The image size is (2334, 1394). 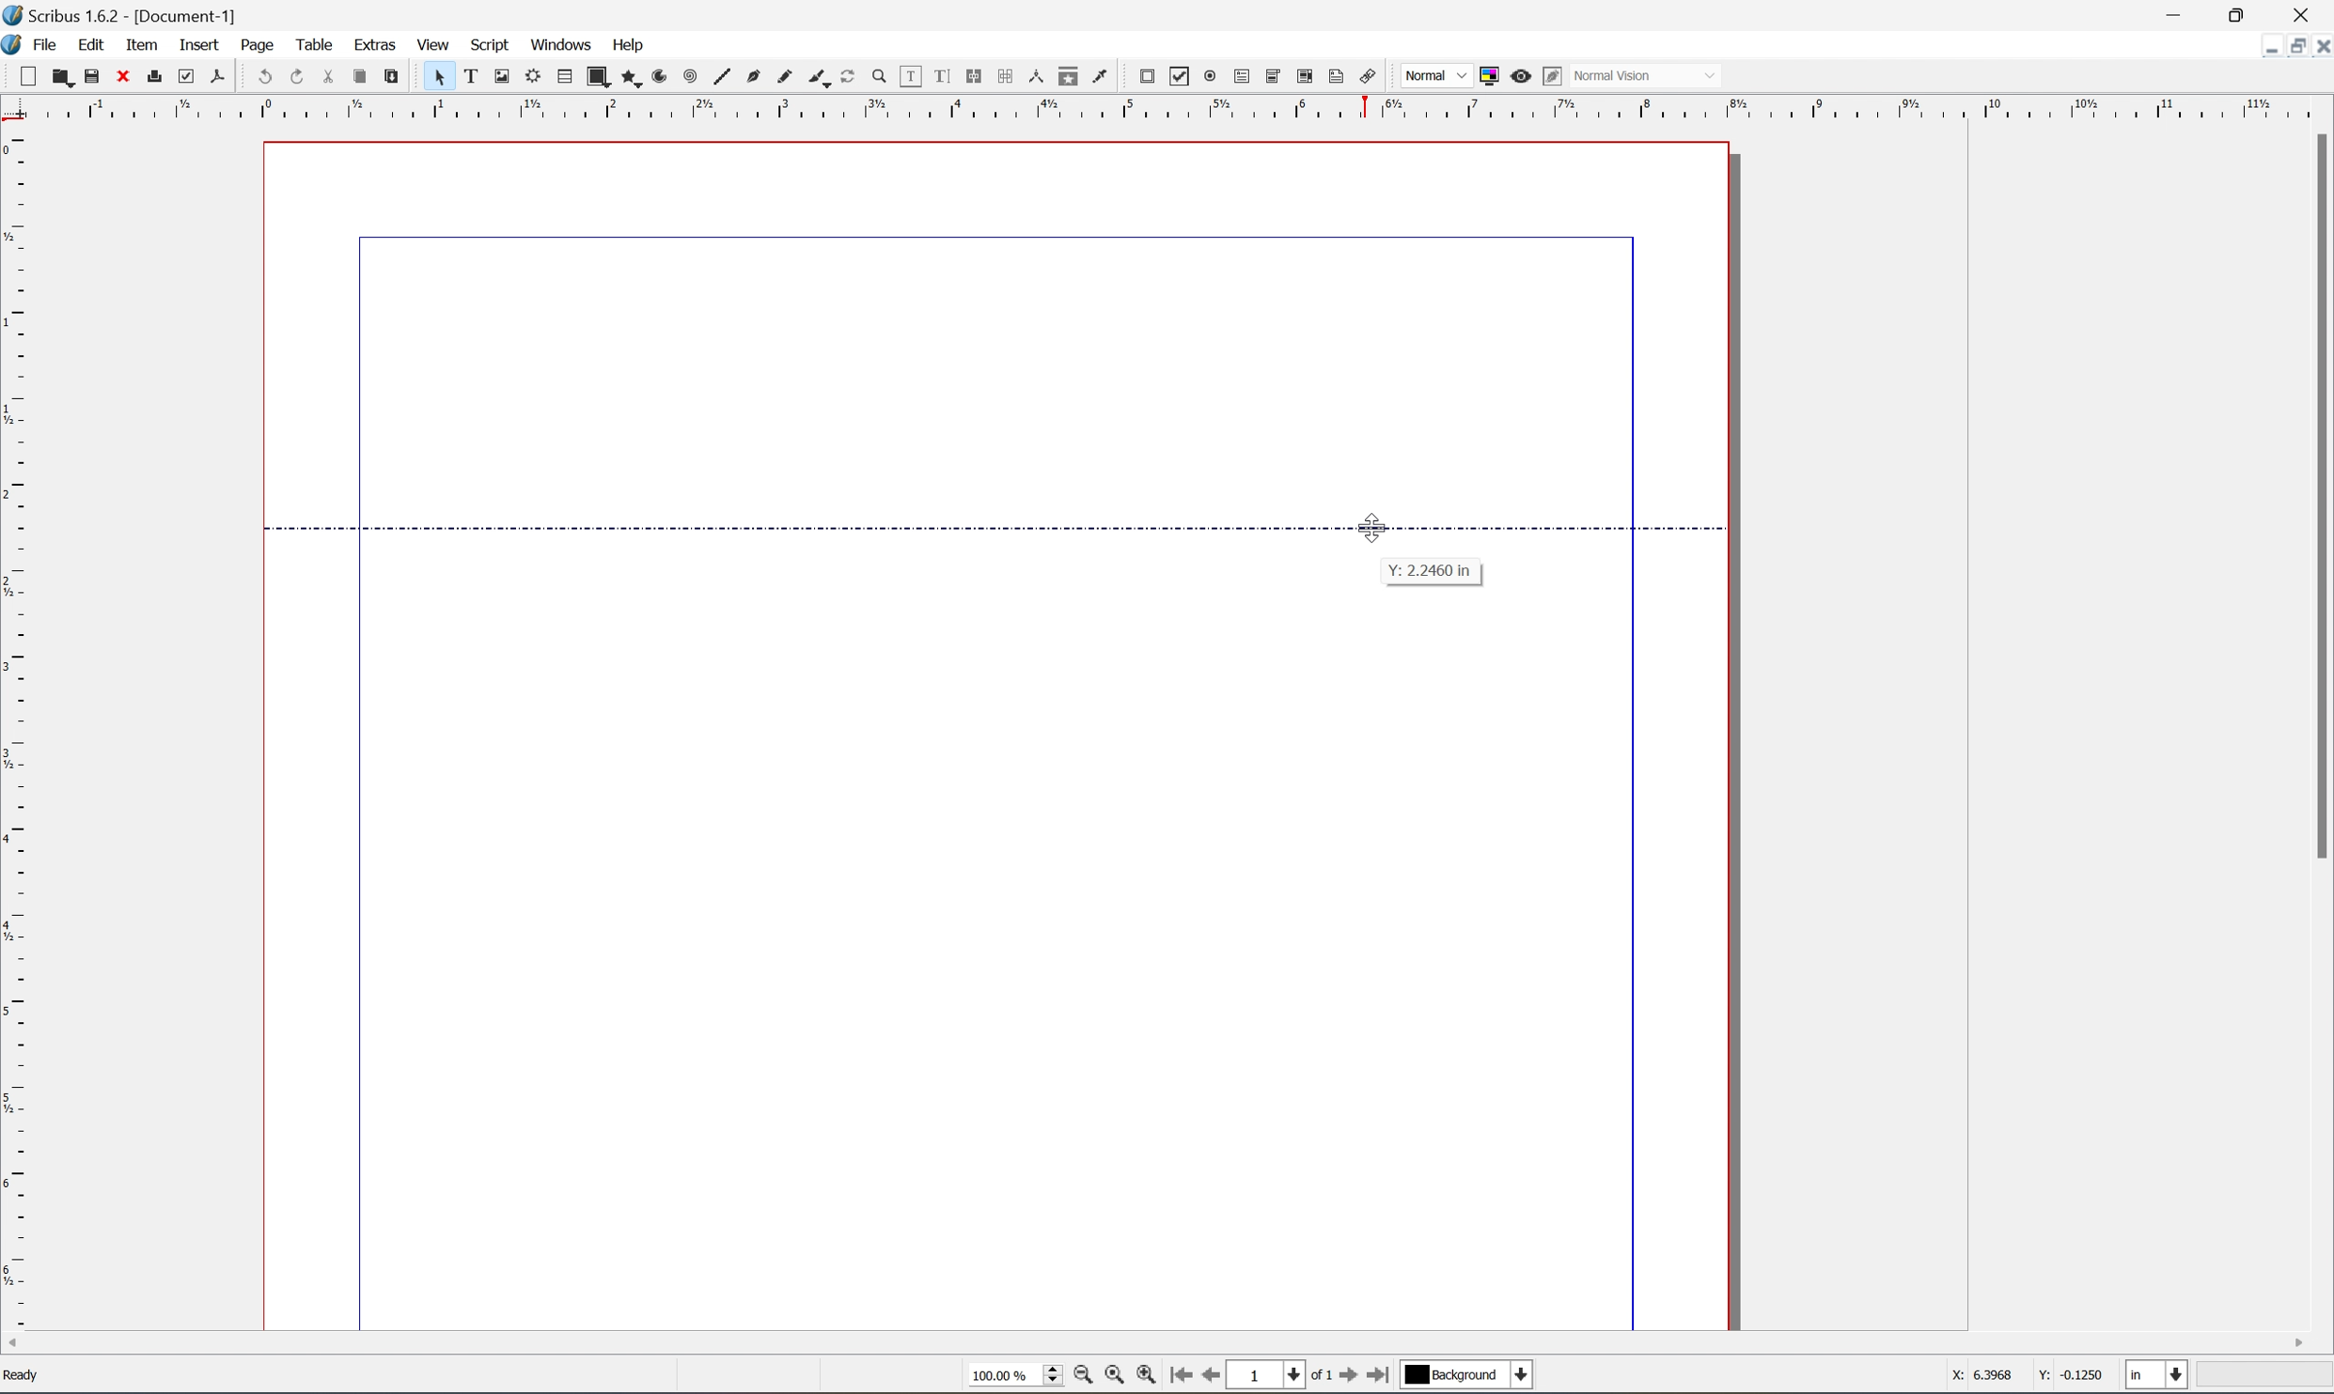 I want to click on rotate item, so click(x=850, y=77).